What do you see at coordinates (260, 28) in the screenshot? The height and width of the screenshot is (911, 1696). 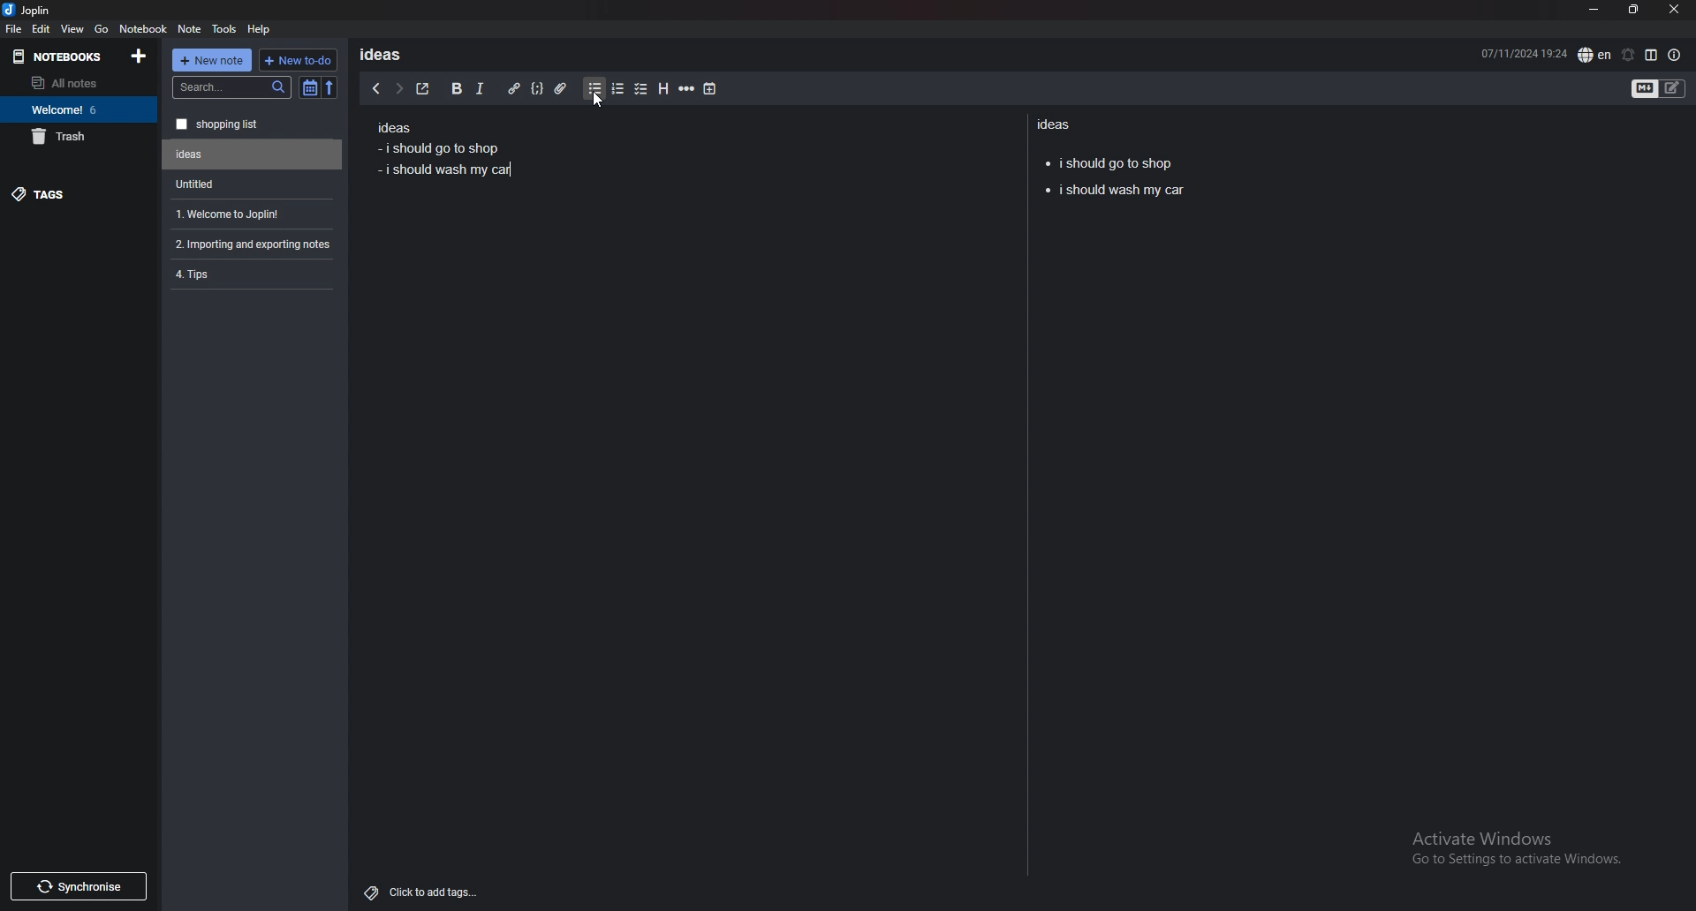 I see `help` at bounding box center [260, 28].